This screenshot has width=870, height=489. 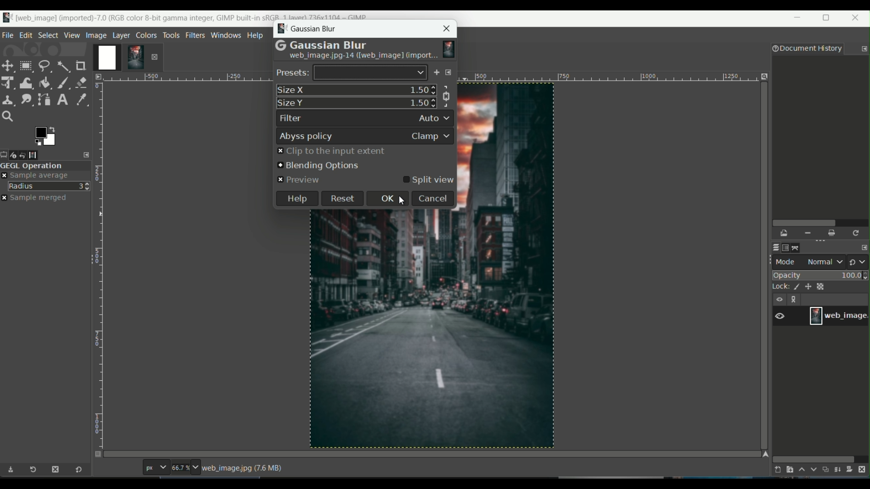 What do you see at coordinates (801, 471) in the screenshot?
I see `raise layer` at bounding box center [801, 471].